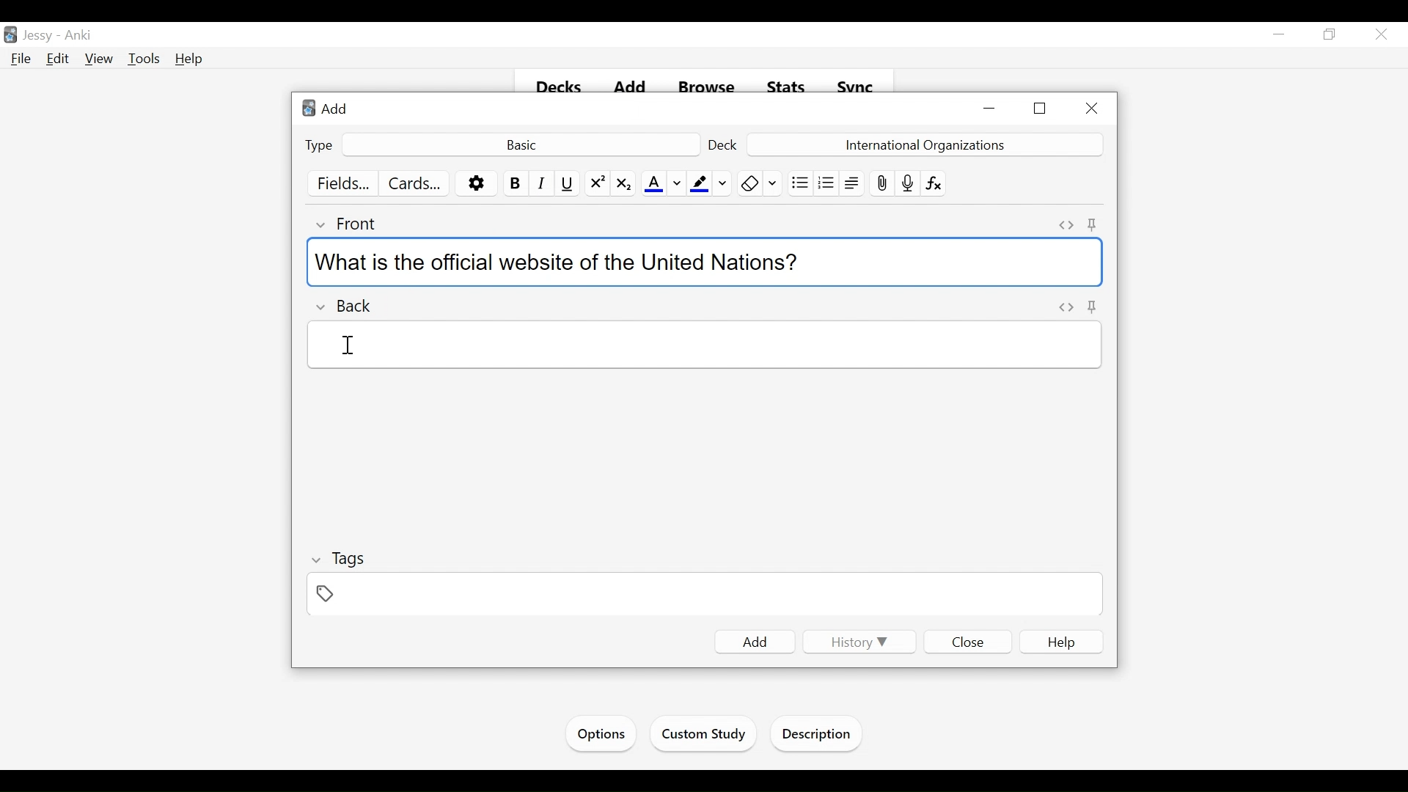 This screenshot has height=792, width=1408. Describe the element at coordinates (191, 60) in the screenshot. I see `Help` at that location.